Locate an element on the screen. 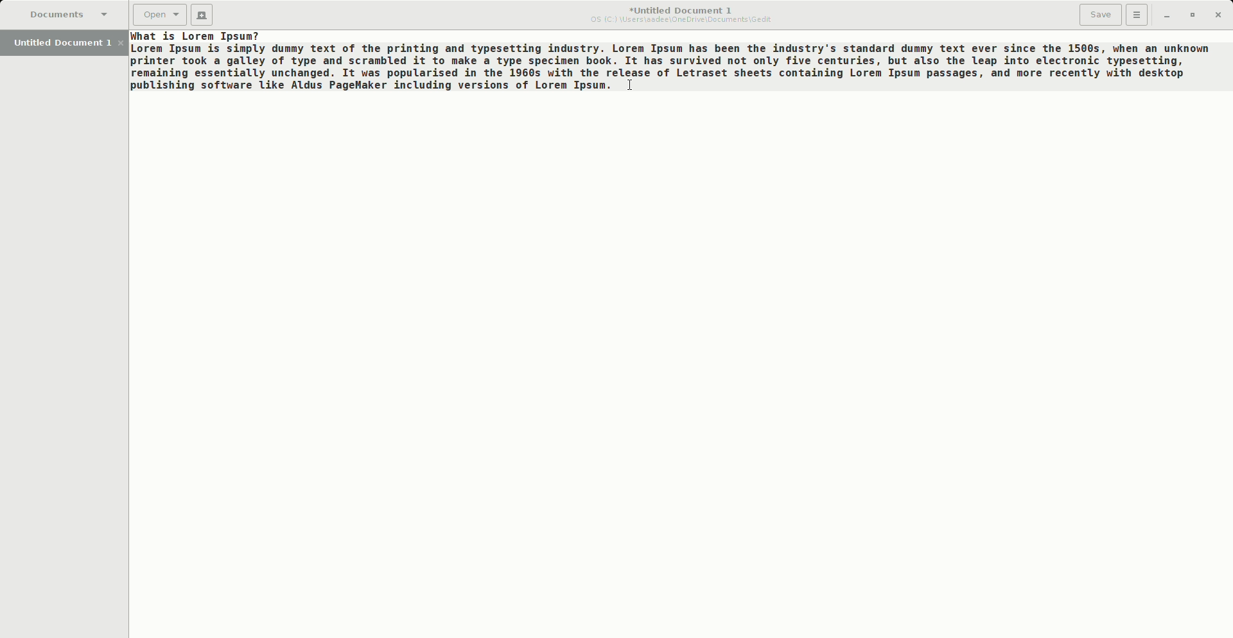 This screenshot has height=638, width=1233. Restore is located at coordinates (1191, 14).